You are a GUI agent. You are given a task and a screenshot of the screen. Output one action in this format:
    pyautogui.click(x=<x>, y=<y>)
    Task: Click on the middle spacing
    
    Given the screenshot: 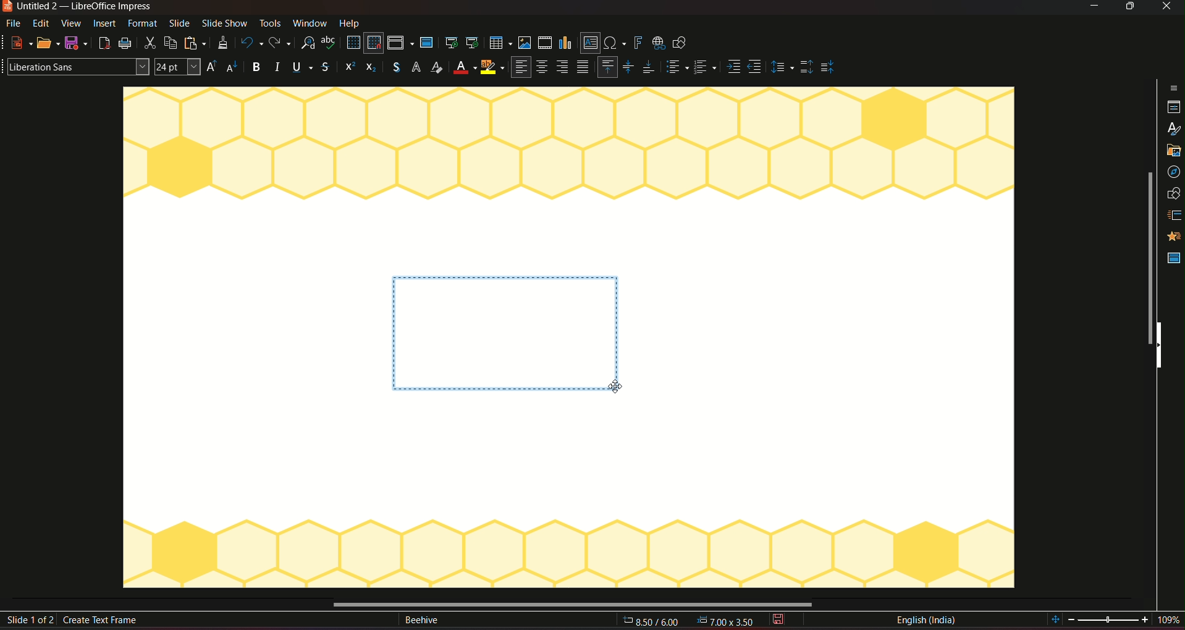 What is the action you would take?
    pyautogui.click(x=830, y=67)
    